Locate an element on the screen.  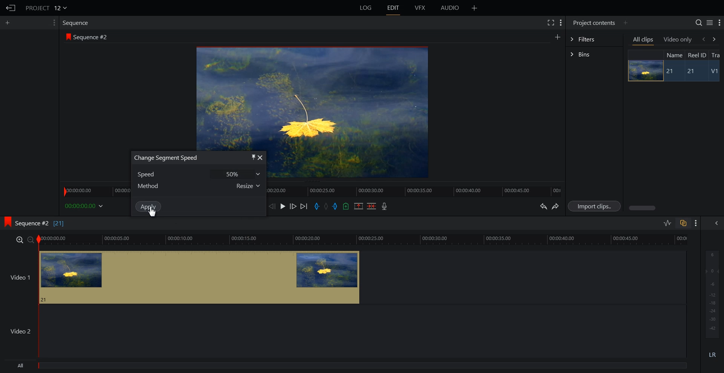
Video only is located at coordinates (678, 39).